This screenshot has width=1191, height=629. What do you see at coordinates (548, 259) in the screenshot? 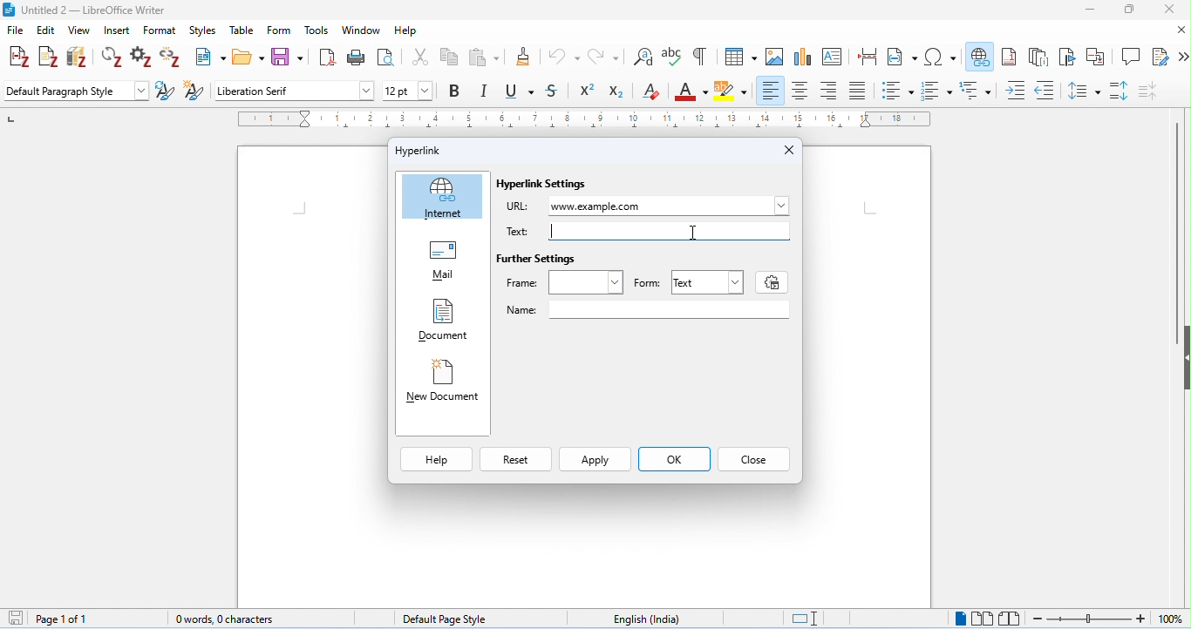
I see `Further Settings` at bounding box center [548, 259].